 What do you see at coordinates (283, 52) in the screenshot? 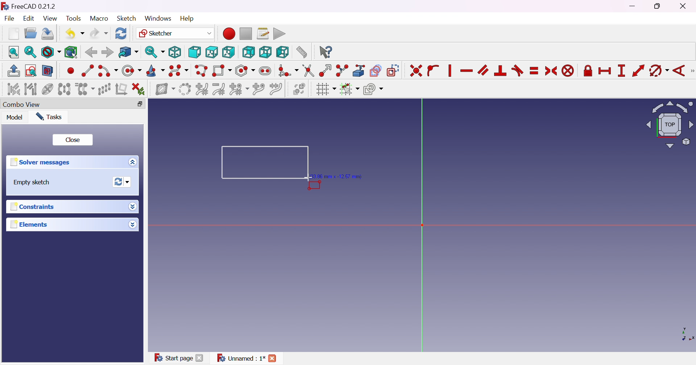
I see `Left` at bounding box center [283, 52].